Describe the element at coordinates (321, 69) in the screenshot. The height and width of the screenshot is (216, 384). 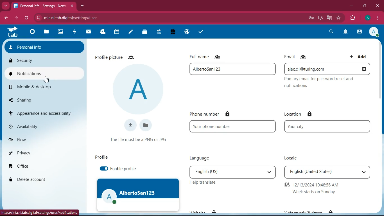
I see `alex.c1@turning.com` at that location.